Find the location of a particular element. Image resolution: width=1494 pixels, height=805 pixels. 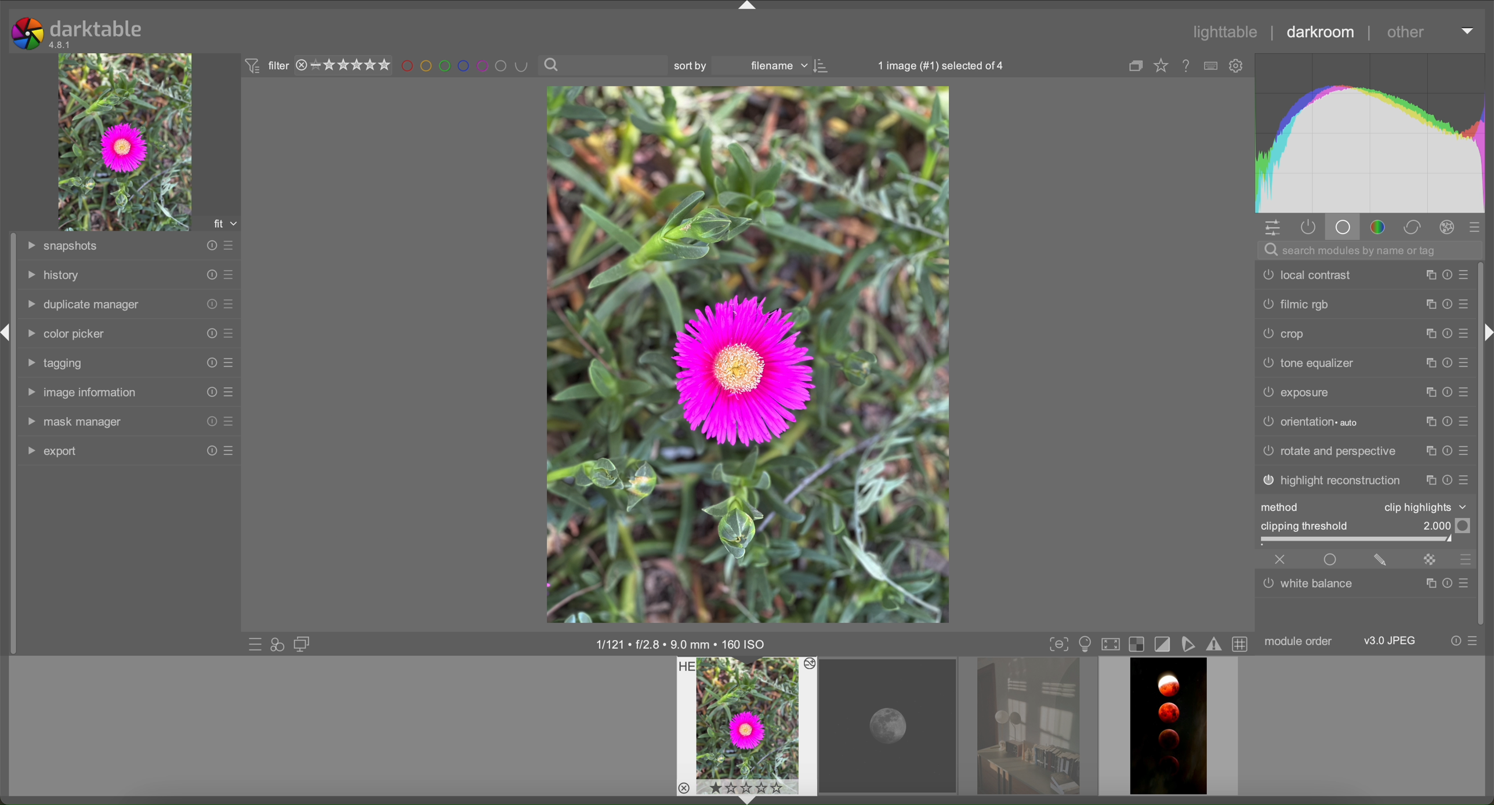

copy is located at coordinates (1426, 333).